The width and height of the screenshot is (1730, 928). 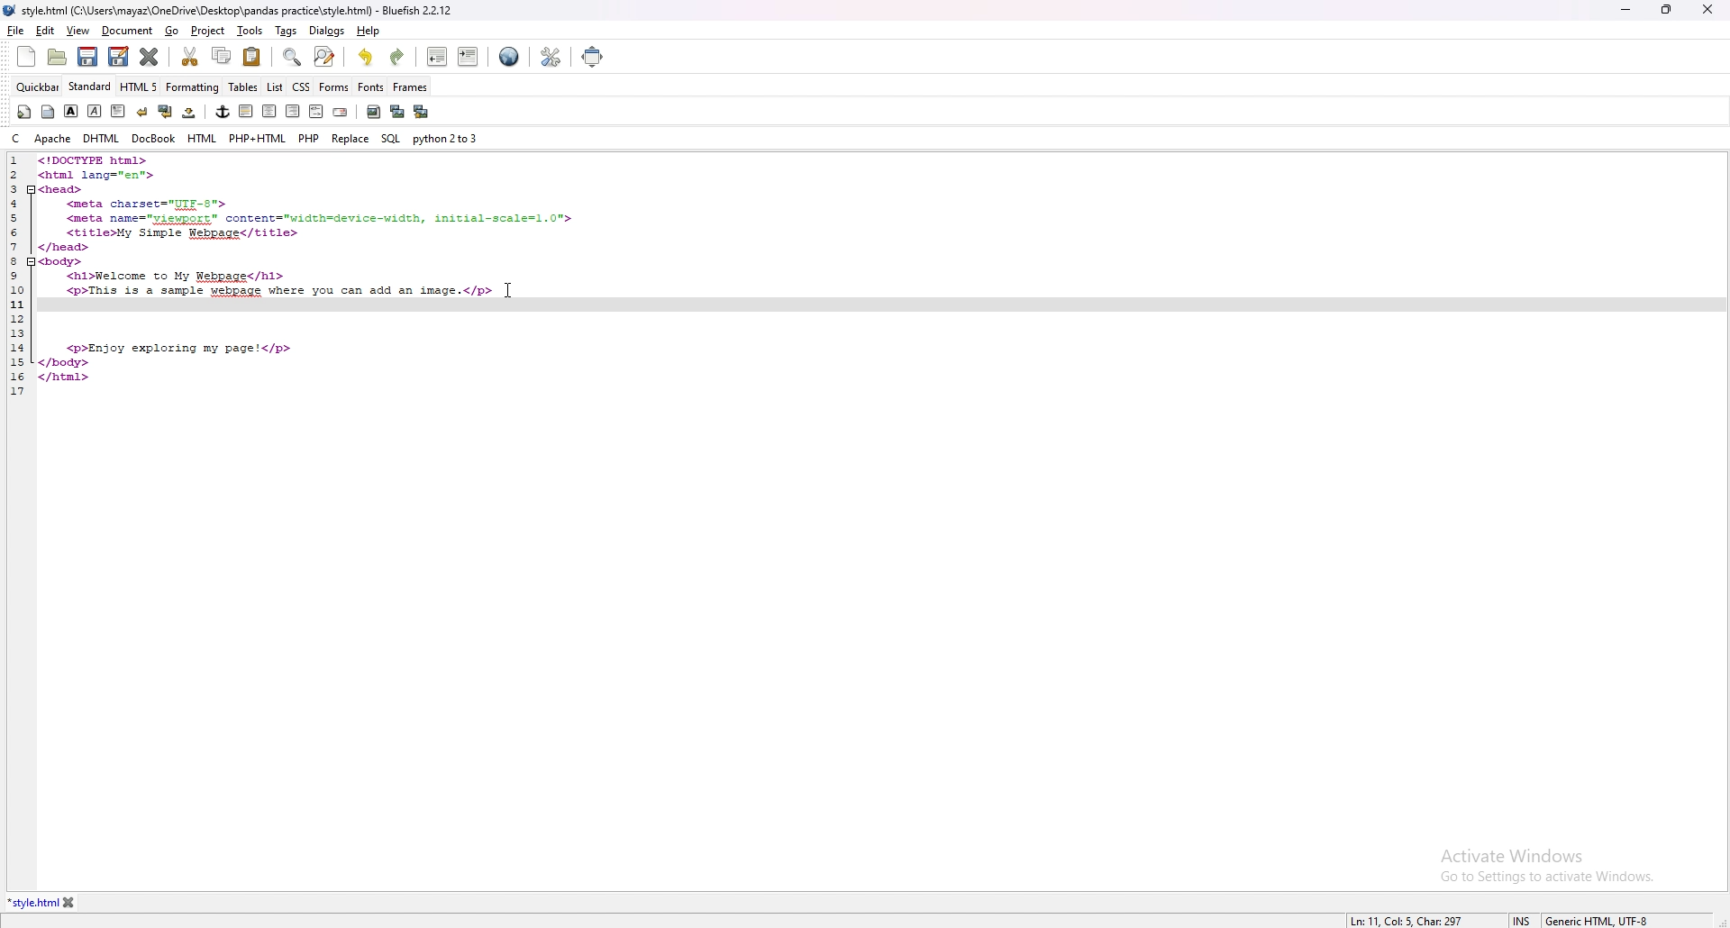 I want to click on </html>, so click(x=65, y=378).